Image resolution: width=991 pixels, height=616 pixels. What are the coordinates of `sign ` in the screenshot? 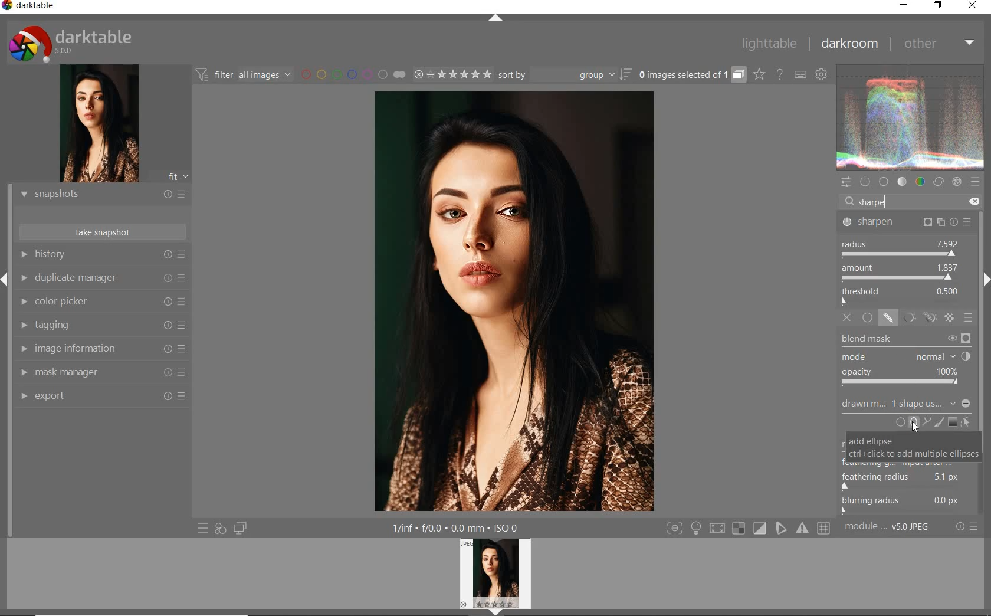 It's located at (803, 530).